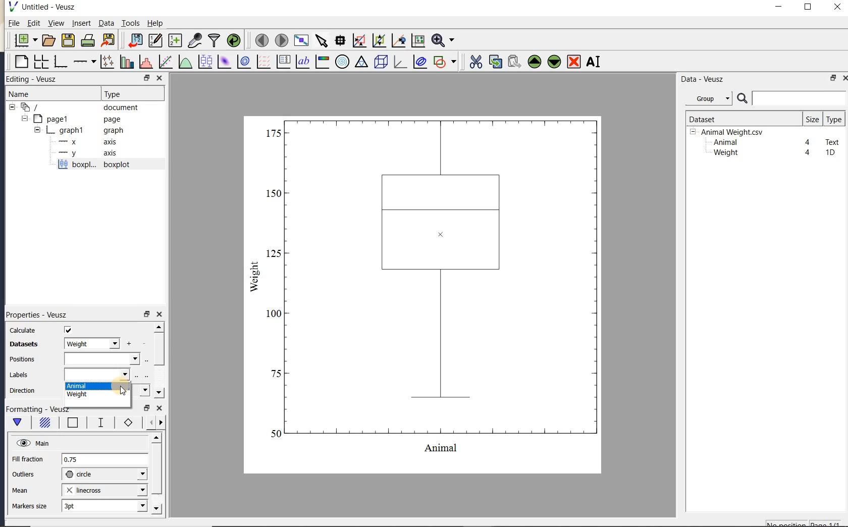  What do you see at coordinates (158, 360) in the screenshot?
I see `scrollbar` at bounding box center [158, 360].